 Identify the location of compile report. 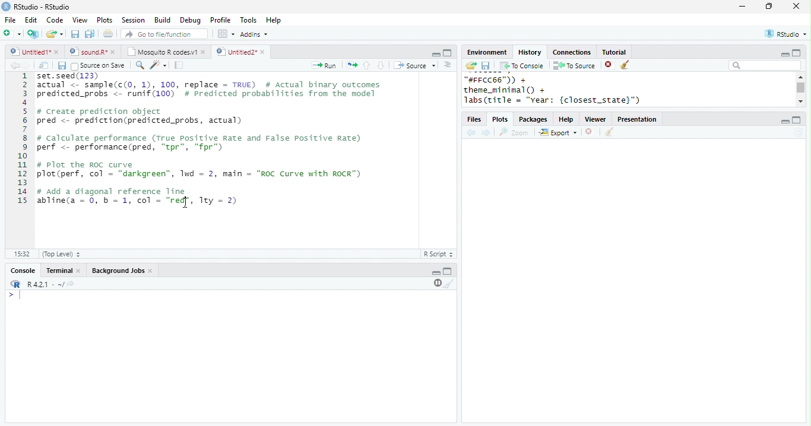
(179, 65).